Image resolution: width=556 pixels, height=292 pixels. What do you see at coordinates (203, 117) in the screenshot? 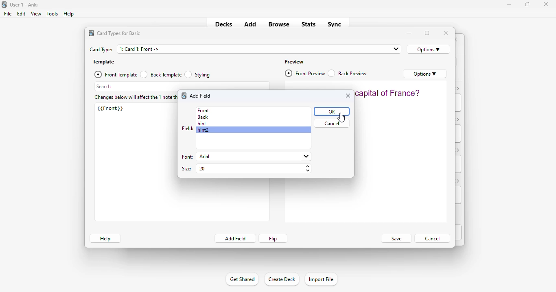
I see `back` at bounding box center [203, 117].